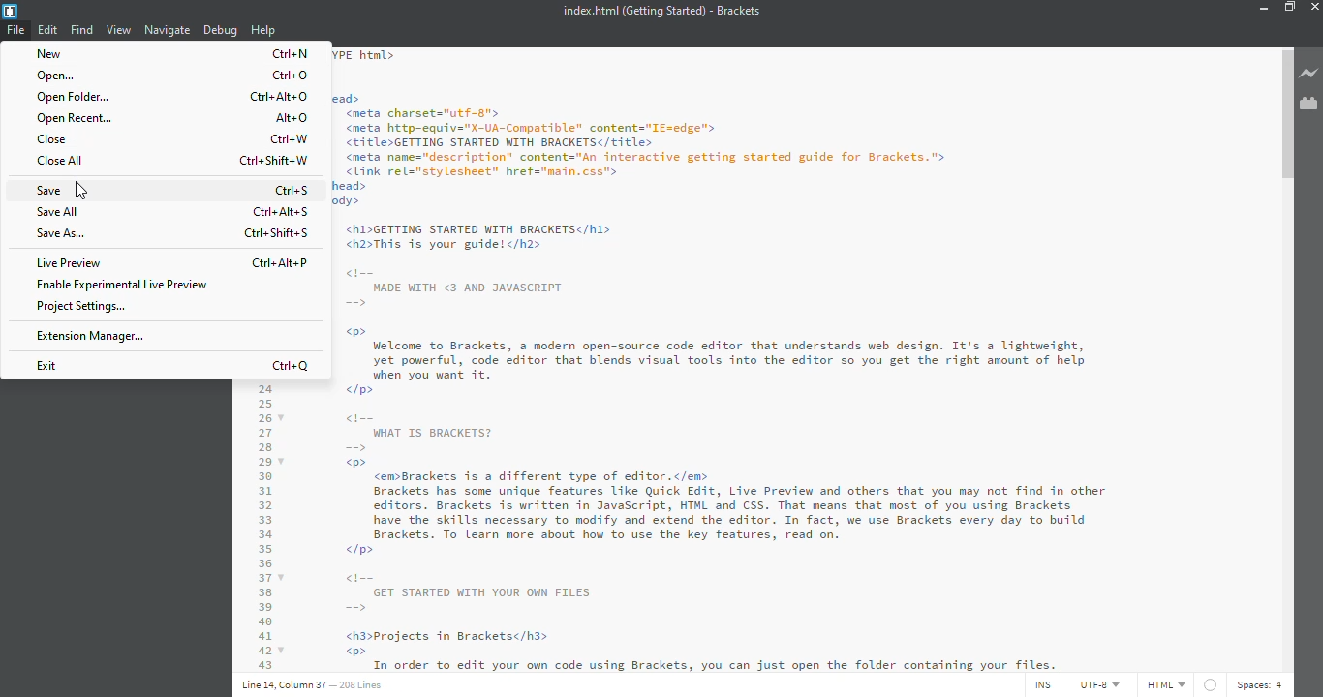 Image resolution: width=1323 pixels, height=697 pixels. Describe the element at coordinates (1099, 682) in the screenshot. I see `utf` at that location.